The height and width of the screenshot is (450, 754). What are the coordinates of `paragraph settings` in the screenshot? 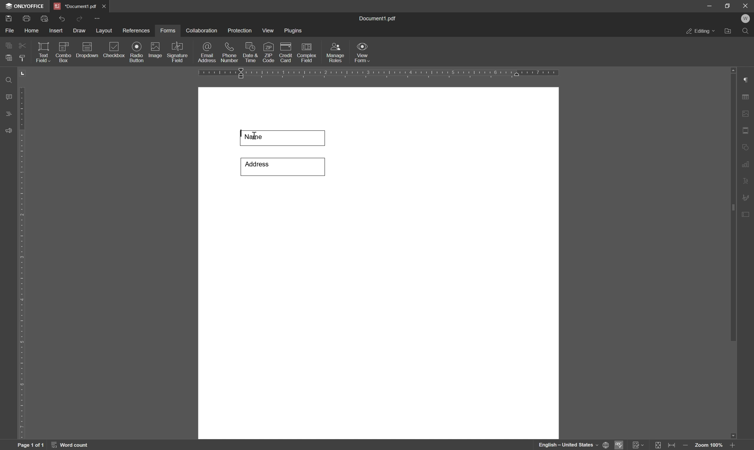 It's located at (749, 80).